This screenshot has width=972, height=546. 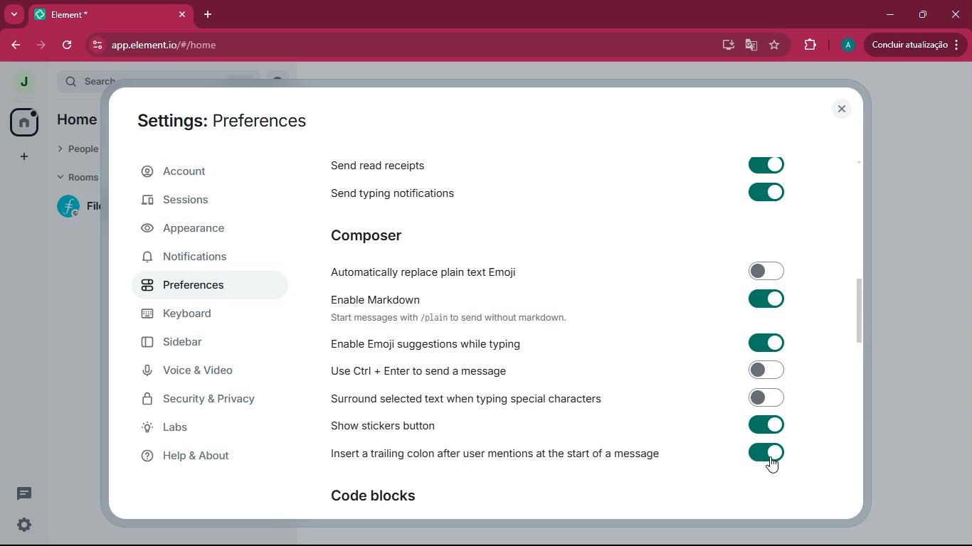 What do you see at coordinates (292, 45) in the screenshot?
I see `app.element.io/#/home` at bounding box center [292, 45].